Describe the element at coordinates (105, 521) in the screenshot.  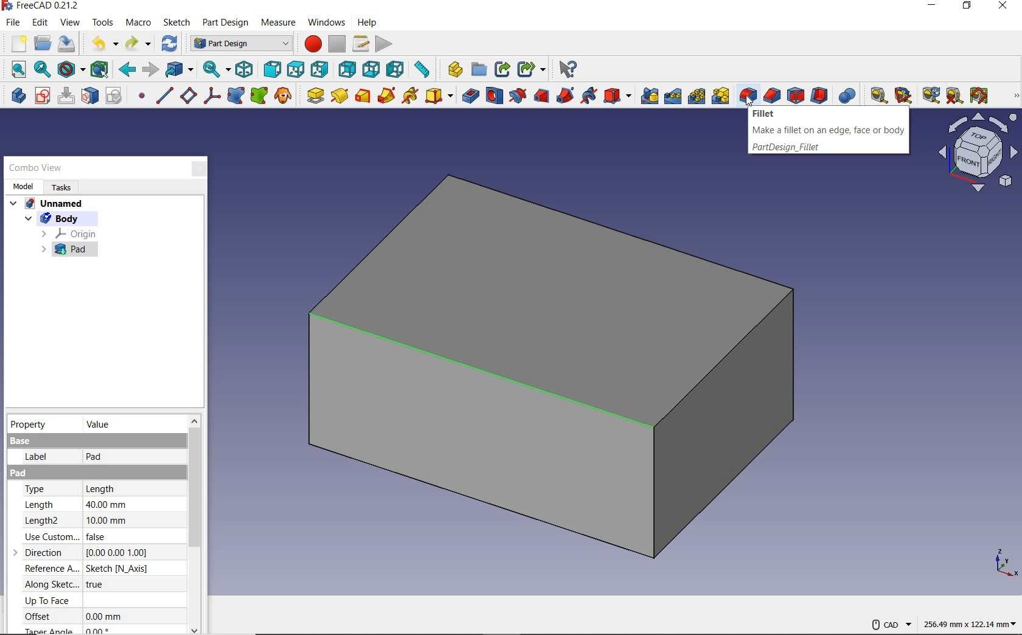
I see `10.00 mm` at that location.